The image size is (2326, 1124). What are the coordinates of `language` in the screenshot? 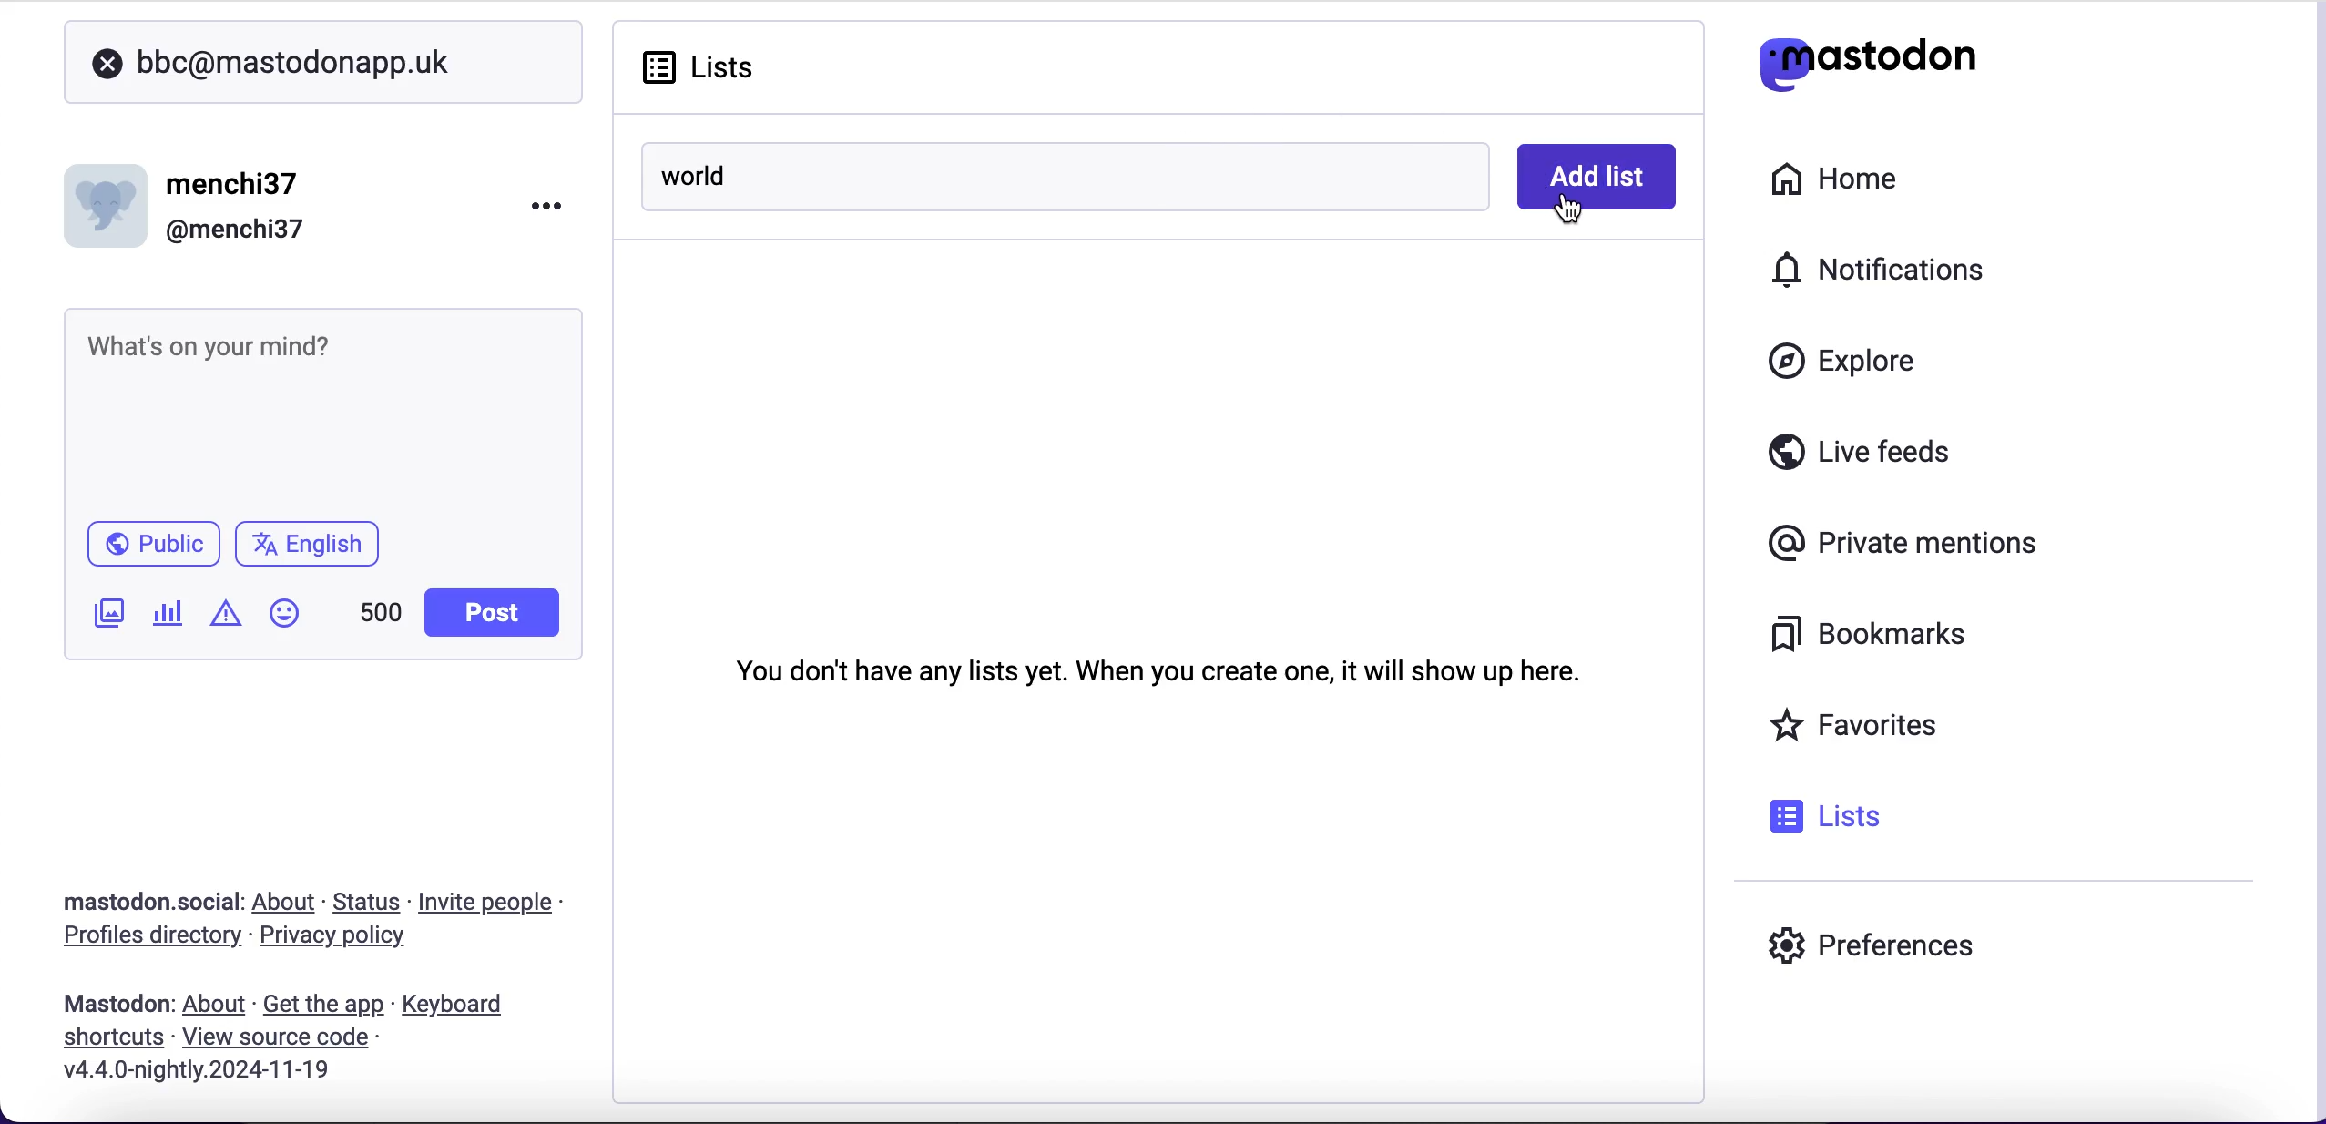 It's located at (315, 551).